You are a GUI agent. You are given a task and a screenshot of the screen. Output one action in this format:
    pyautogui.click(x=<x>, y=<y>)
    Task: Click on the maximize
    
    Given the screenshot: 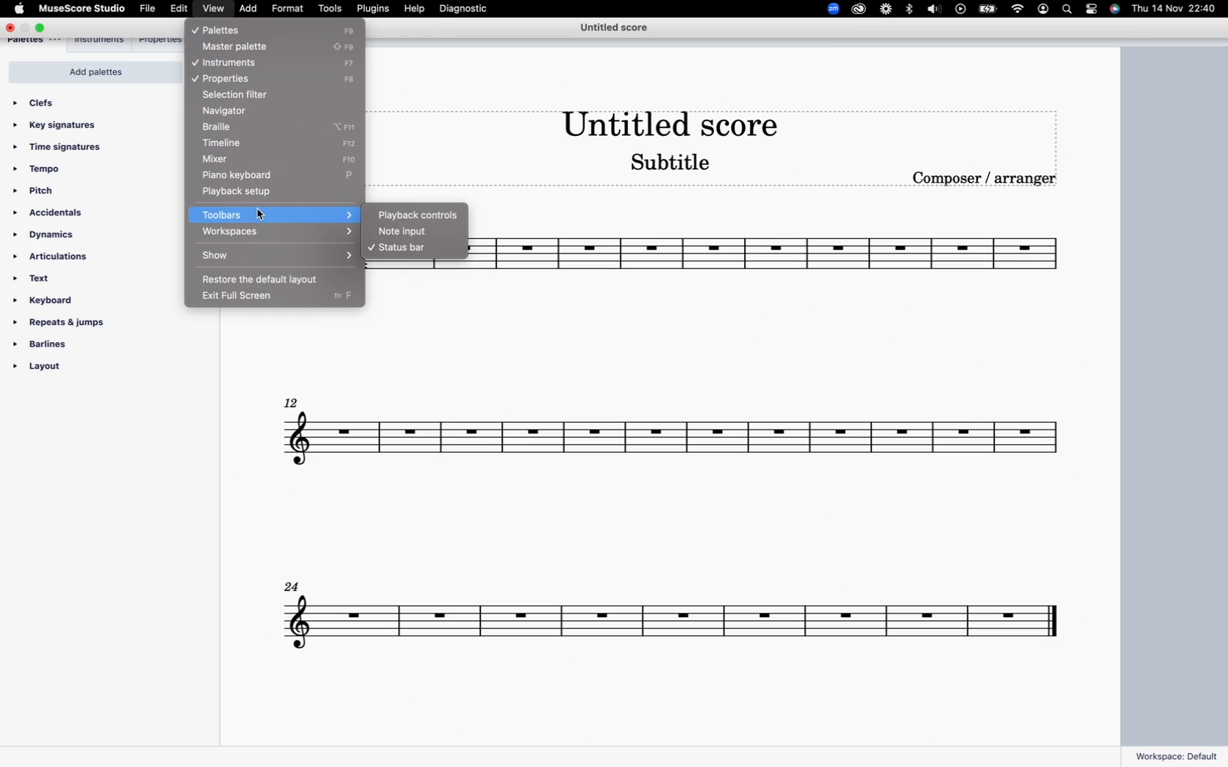 What is the action you would take?
    pyautogui.click(x=45, y=27)
    